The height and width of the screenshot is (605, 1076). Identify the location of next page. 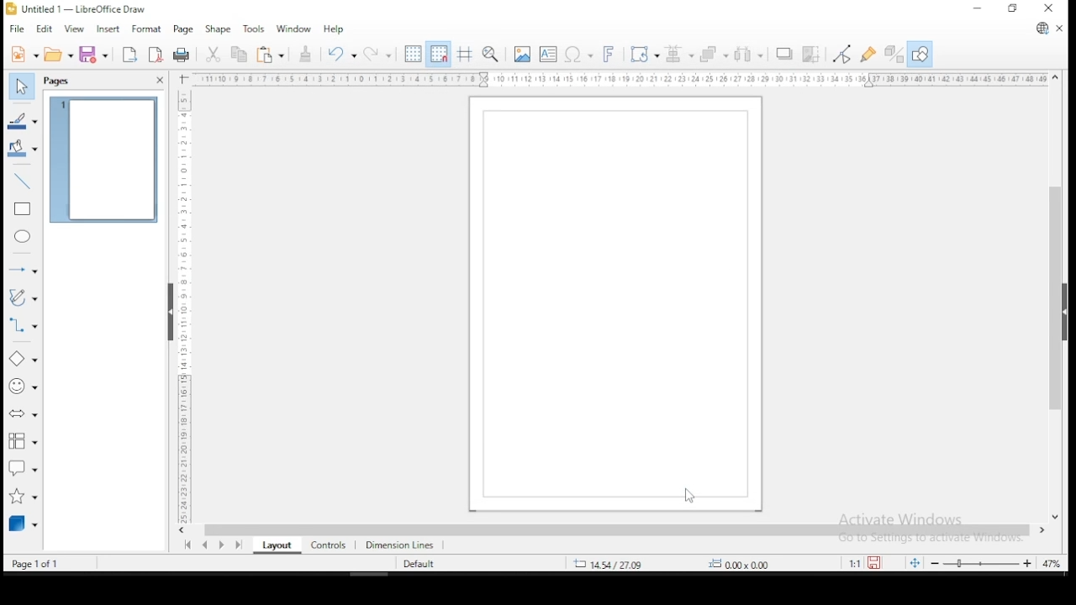
(222, 546).